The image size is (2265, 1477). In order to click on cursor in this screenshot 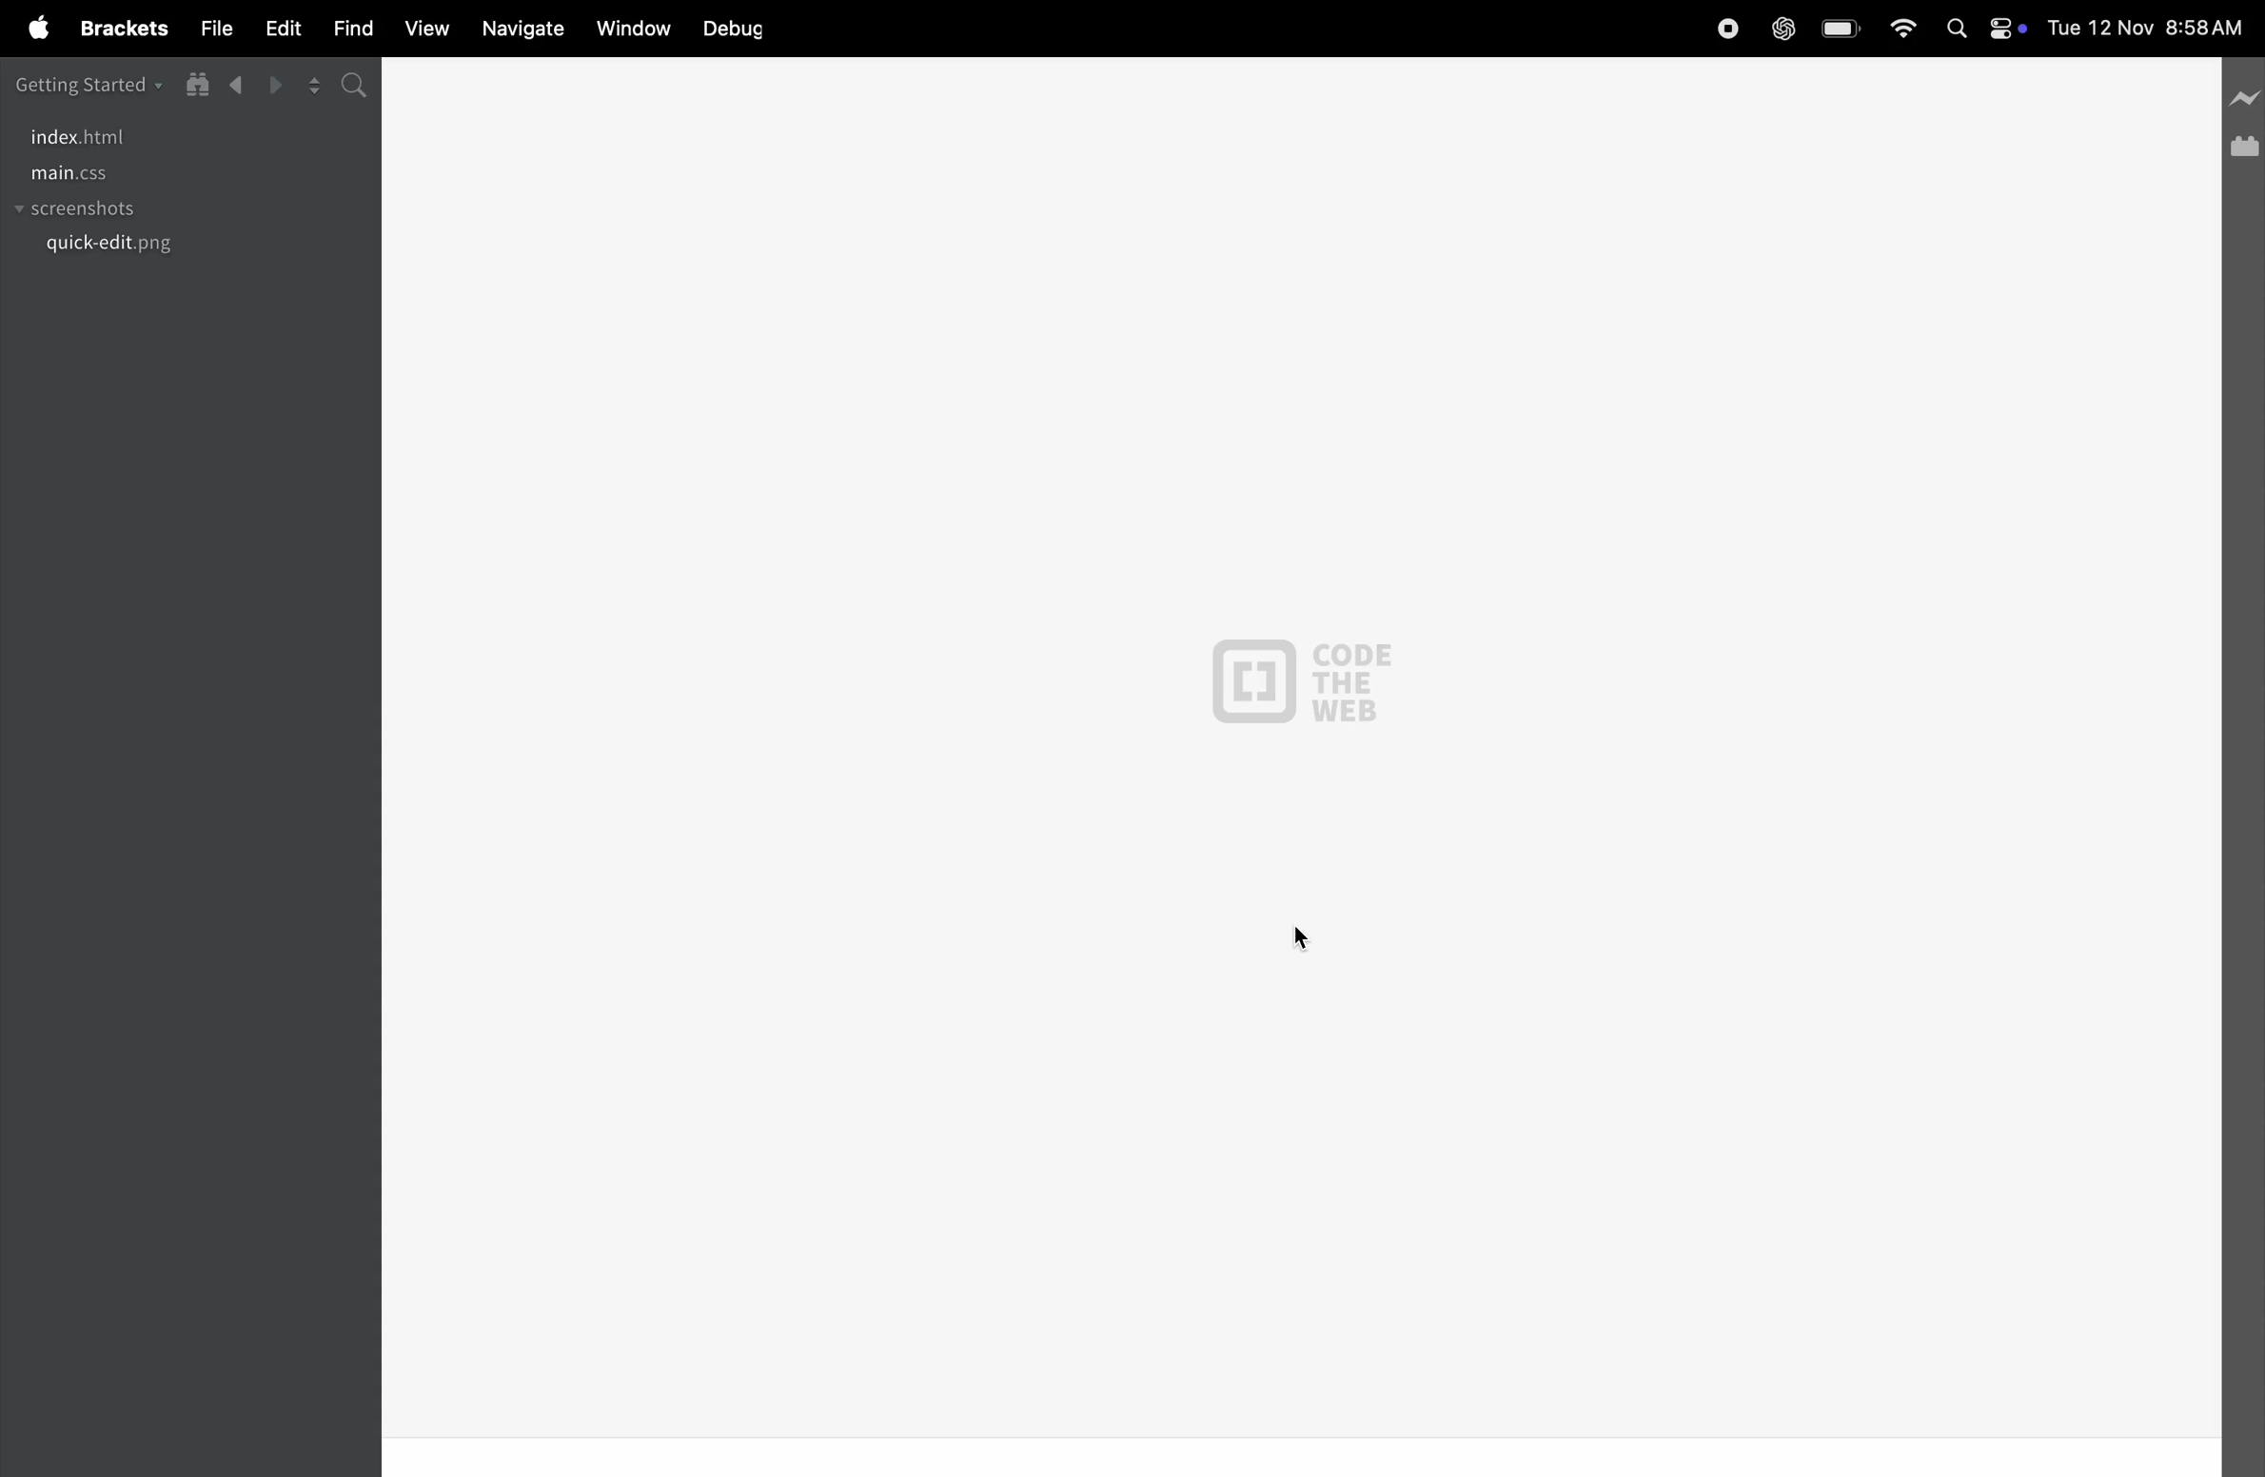, I will do `click(1302, 940)`.